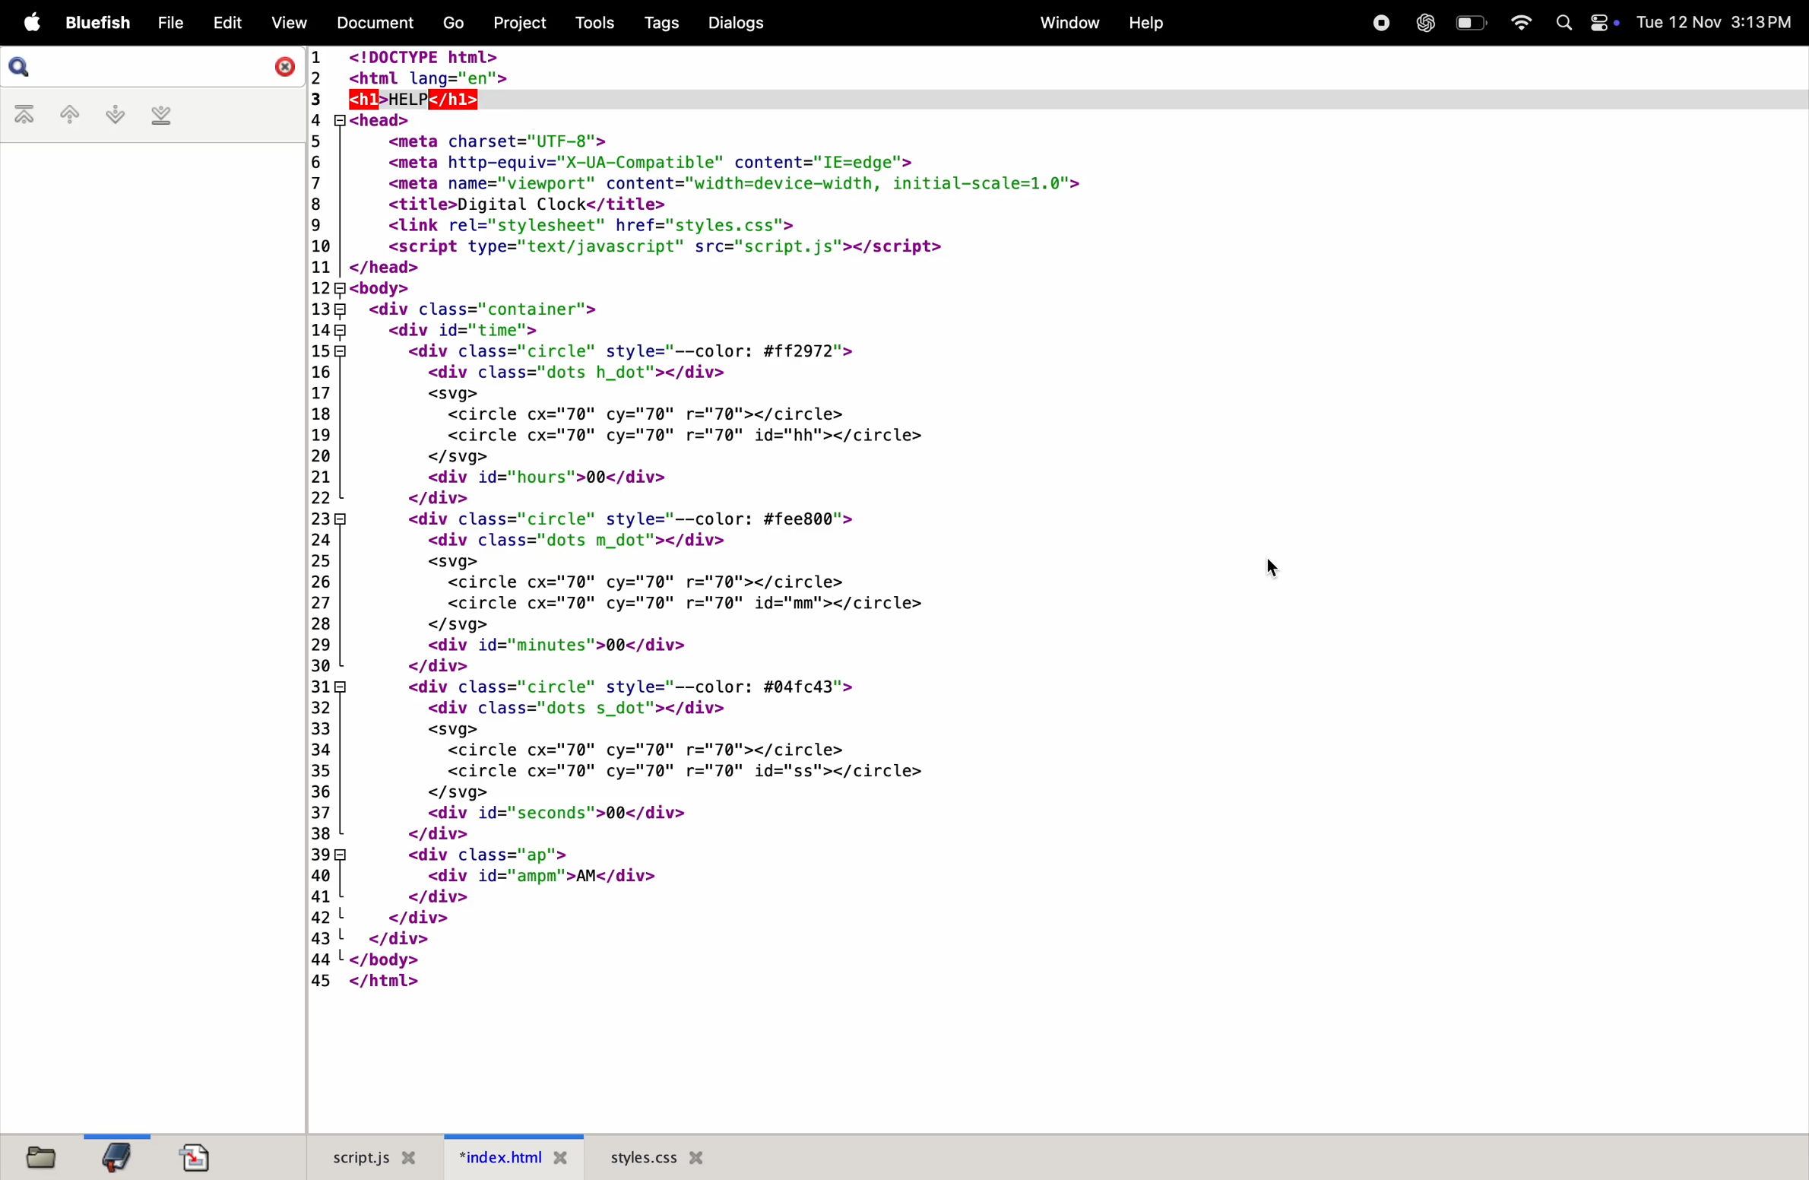  What do you see at coordinates (1470, 22) in the screenshot?
I see `battery` at bounding box center [1470, 22].